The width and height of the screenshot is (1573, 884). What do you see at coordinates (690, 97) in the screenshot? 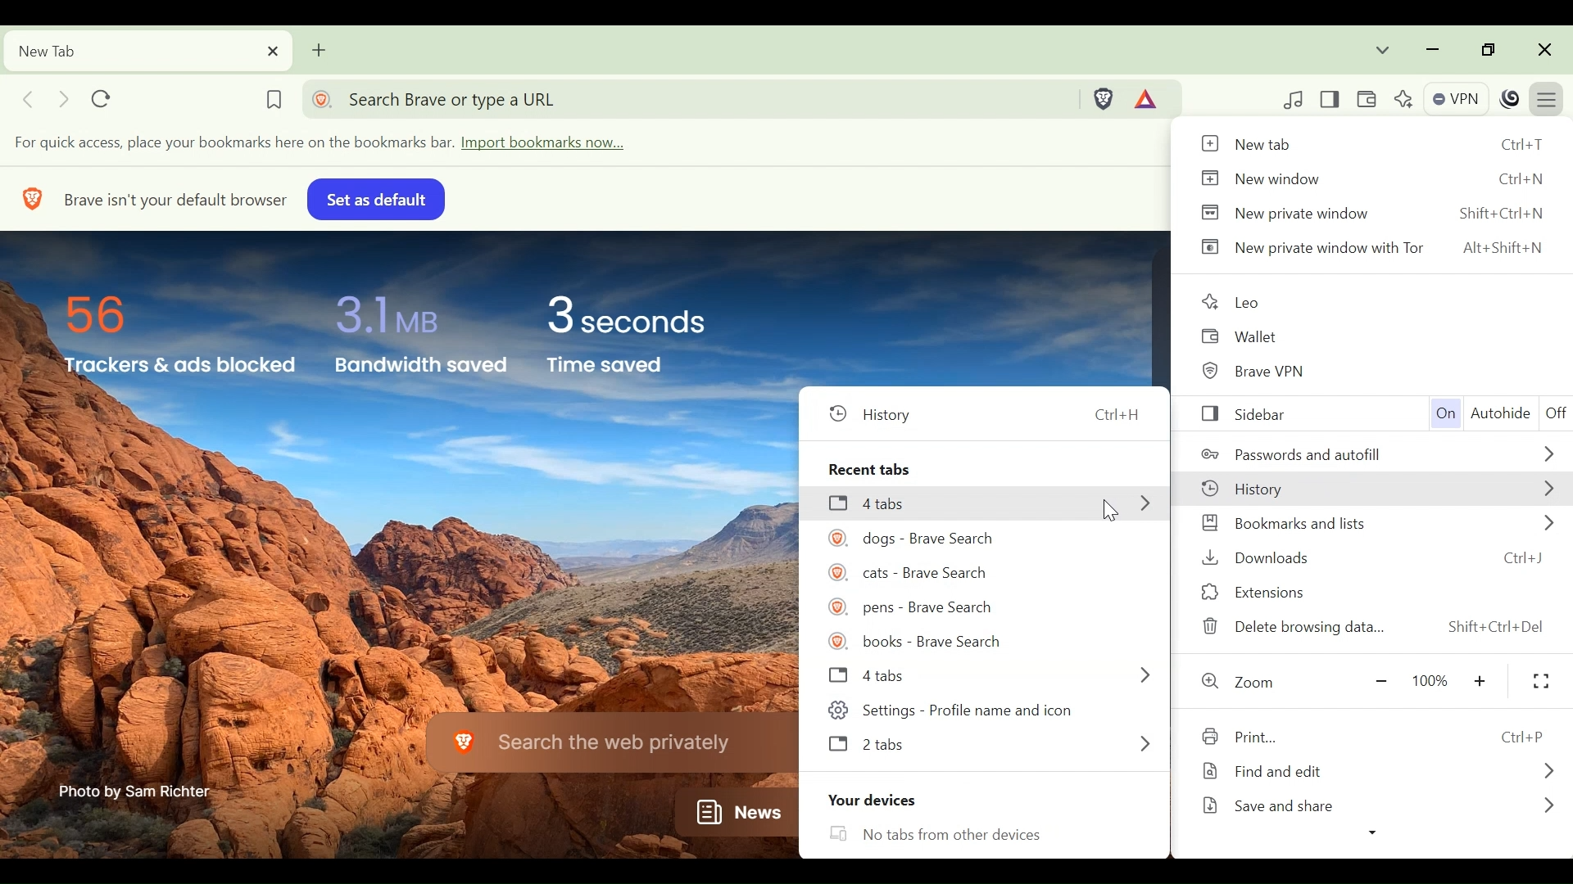
I see `Address bar` at bounding box center [690, 97].